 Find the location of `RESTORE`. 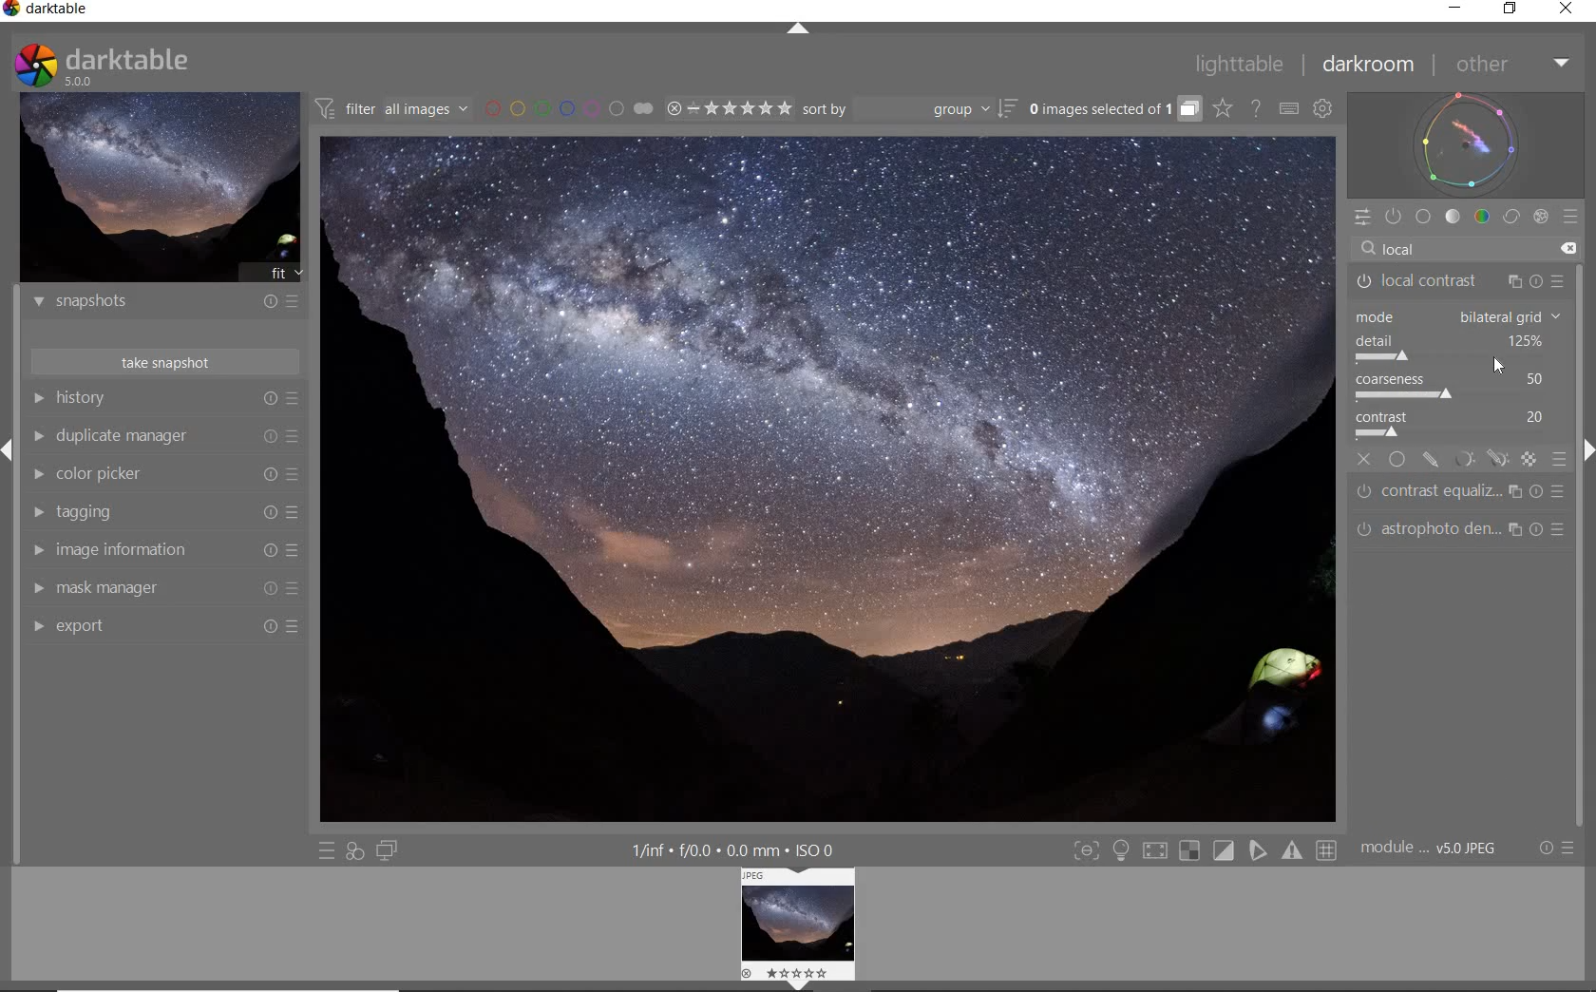

RESTORE is located at coordinates (1511, 10).